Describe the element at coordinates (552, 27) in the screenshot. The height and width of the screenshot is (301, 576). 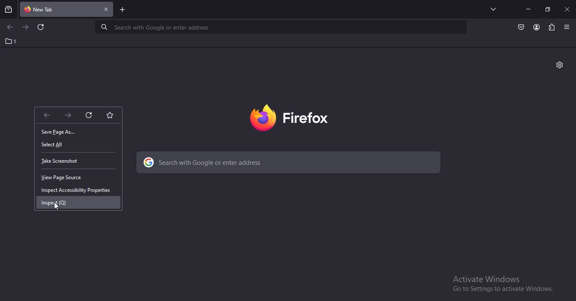
I see `extension` at that location.